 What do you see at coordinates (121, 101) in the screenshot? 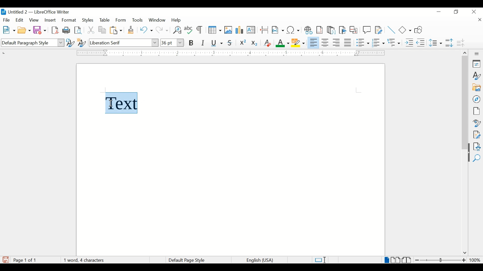
I see `text` at bounding box center [121, 101].